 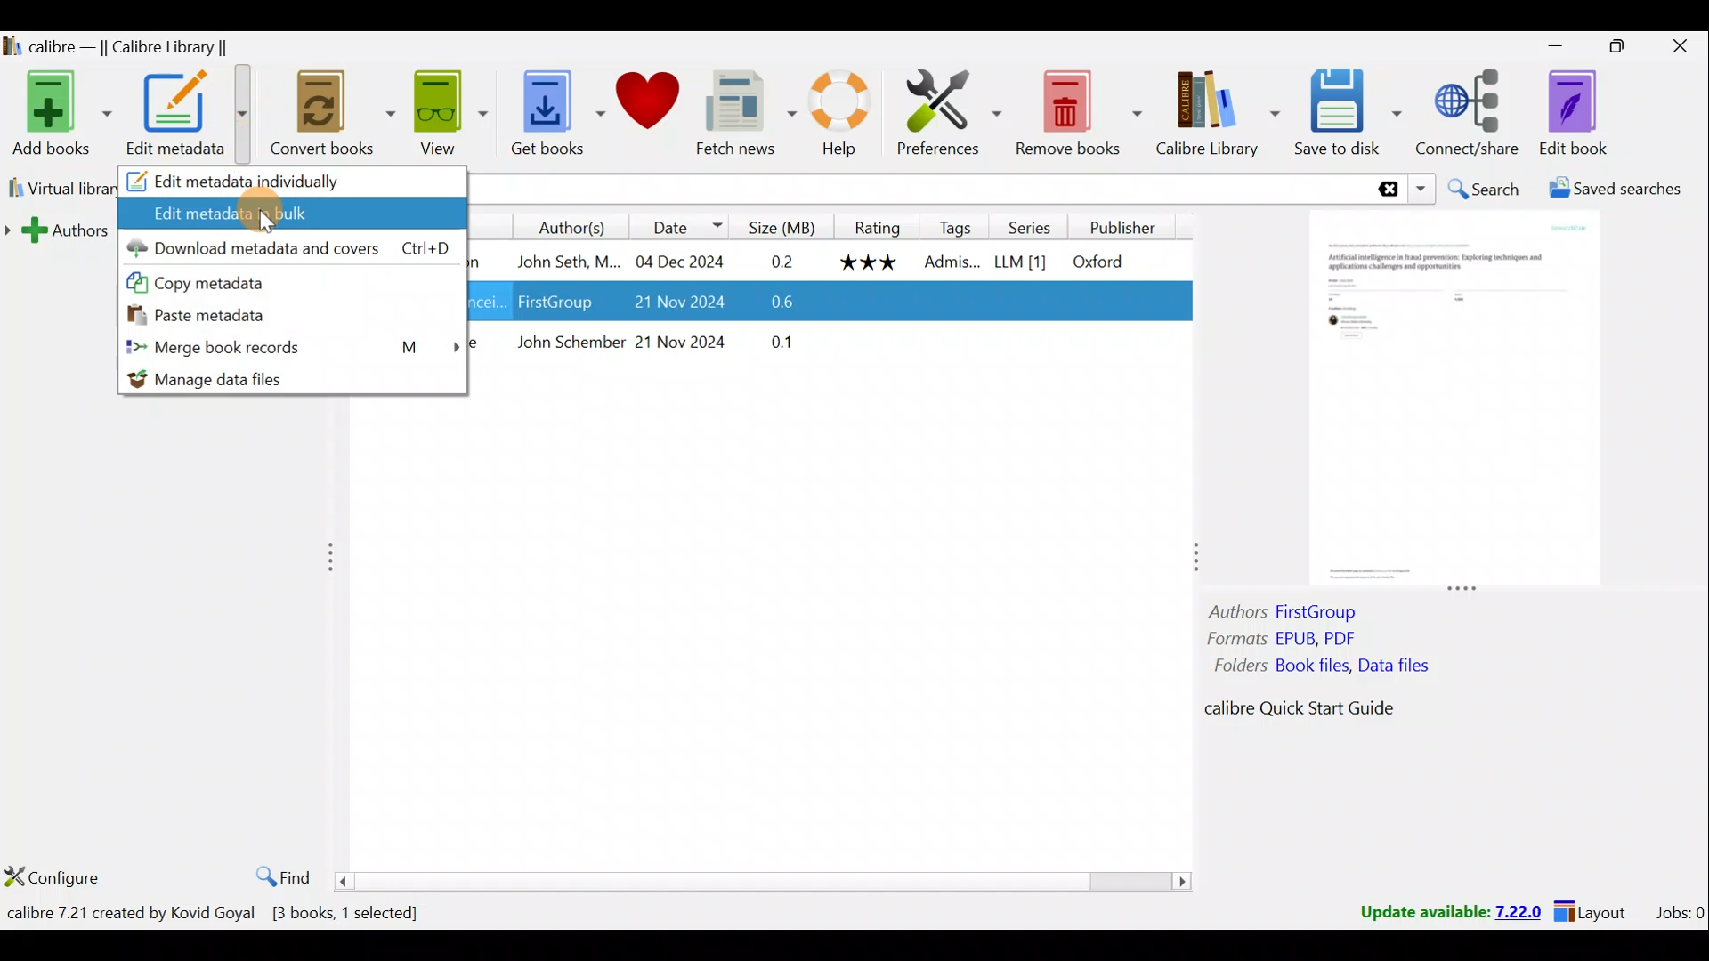 I want to click on Merge book records, so click(x=291, y=350).